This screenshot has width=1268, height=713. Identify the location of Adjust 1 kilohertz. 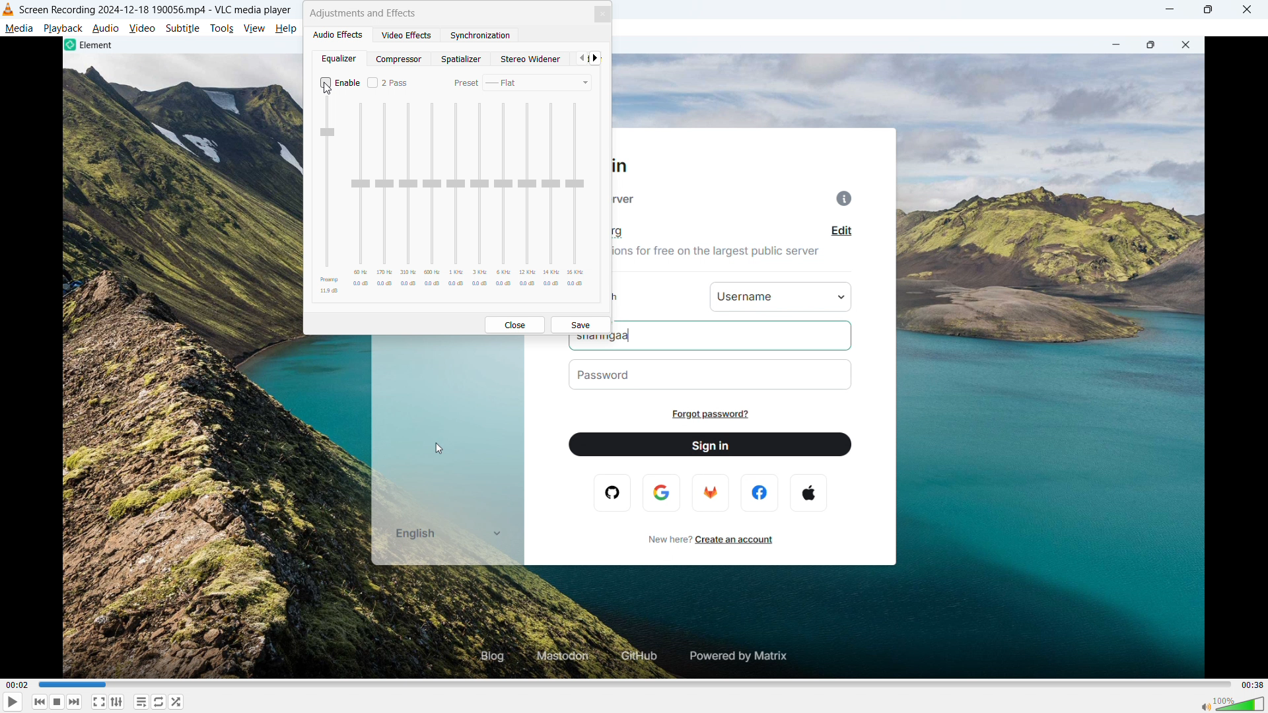
(456, 196).